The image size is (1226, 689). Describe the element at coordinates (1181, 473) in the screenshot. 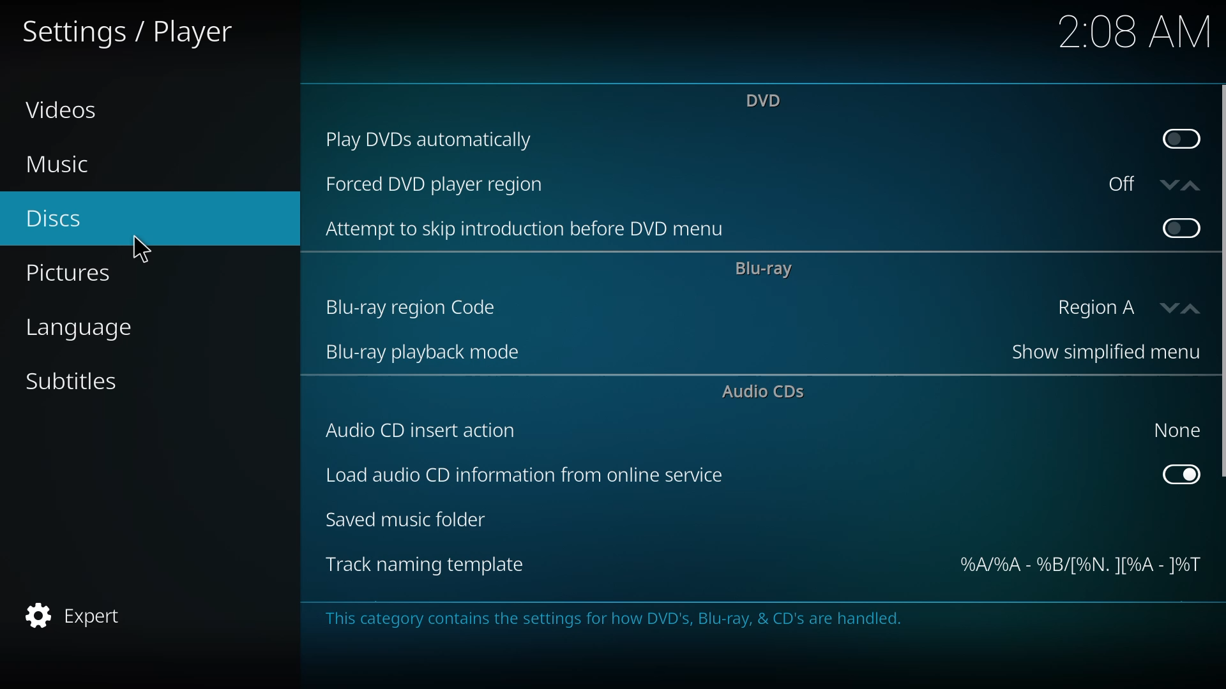

I see `enabled` at that location.